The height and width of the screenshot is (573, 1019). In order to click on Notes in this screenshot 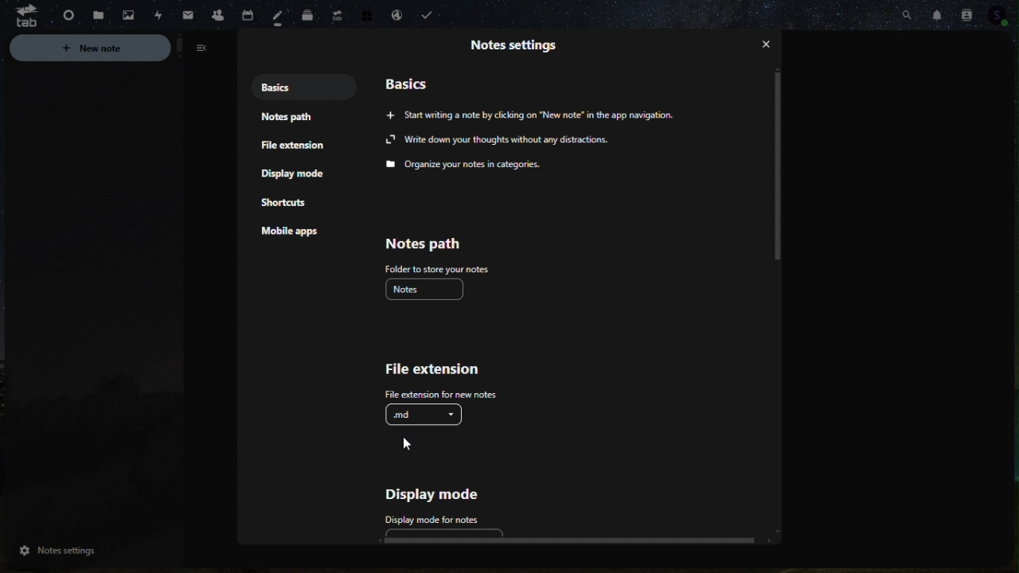, I will do `click(283, 18)`.